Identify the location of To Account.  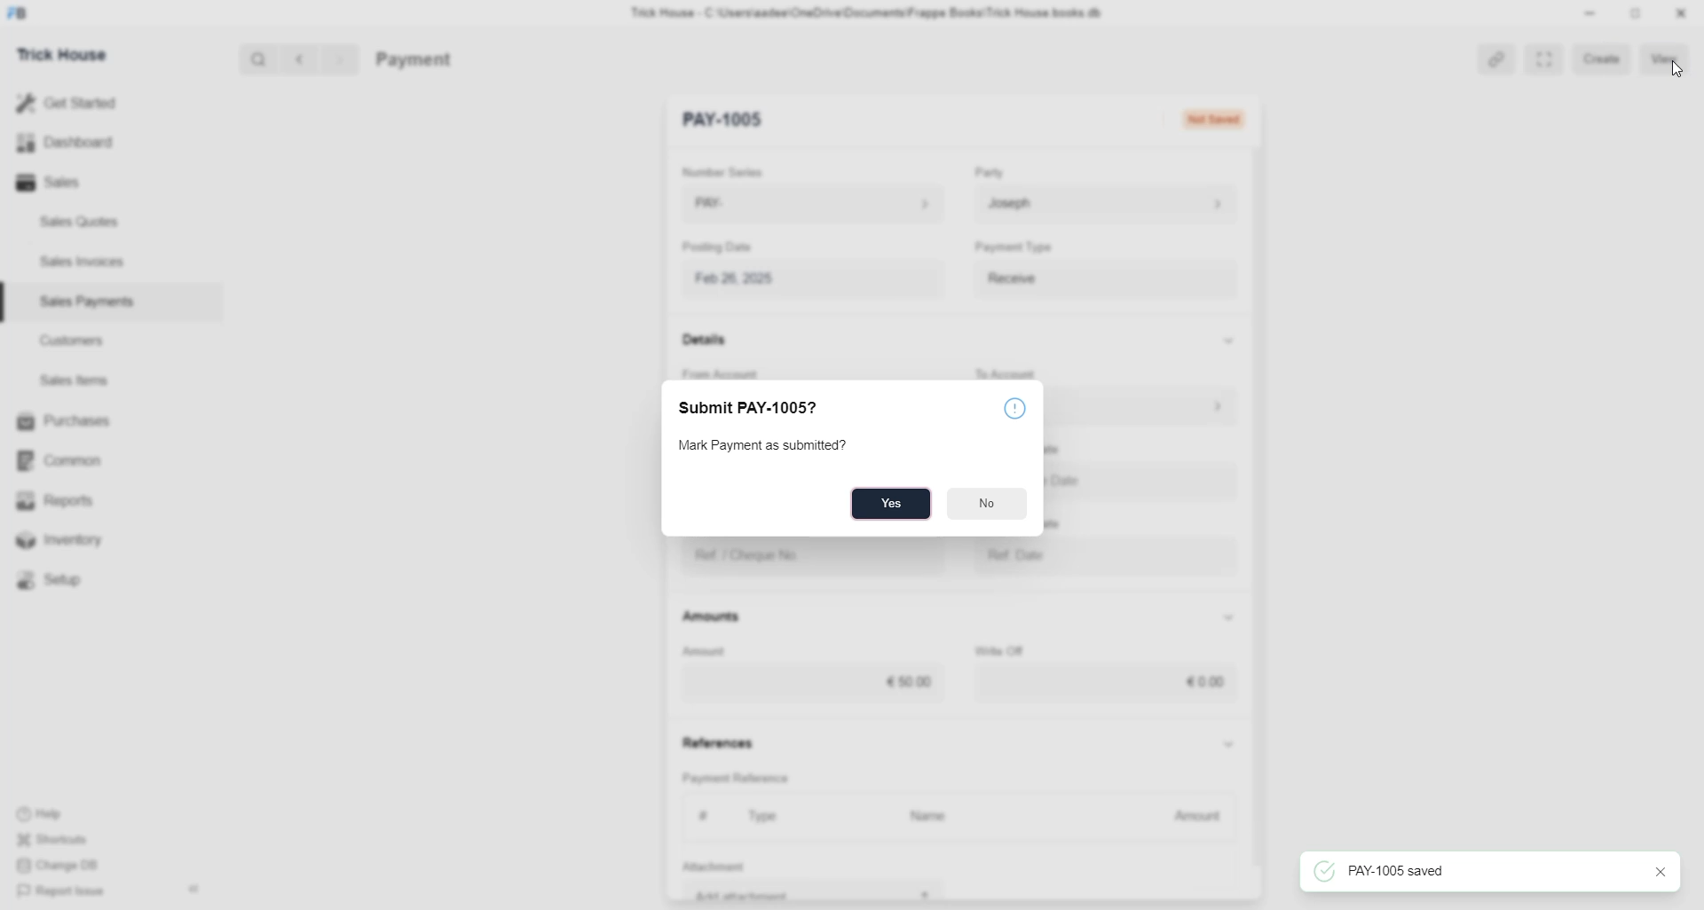
(1008, 373).